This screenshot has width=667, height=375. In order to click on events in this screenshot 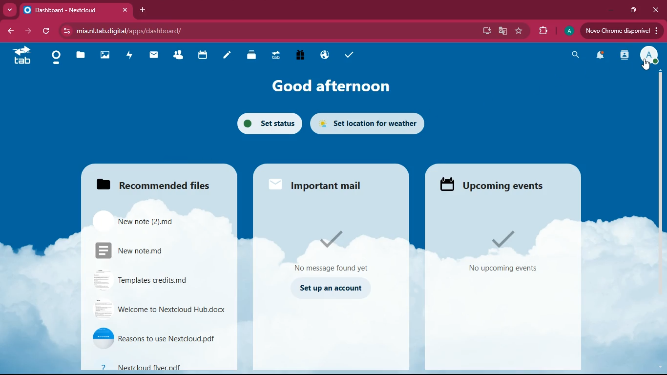, I will do `click(501, 252)`.